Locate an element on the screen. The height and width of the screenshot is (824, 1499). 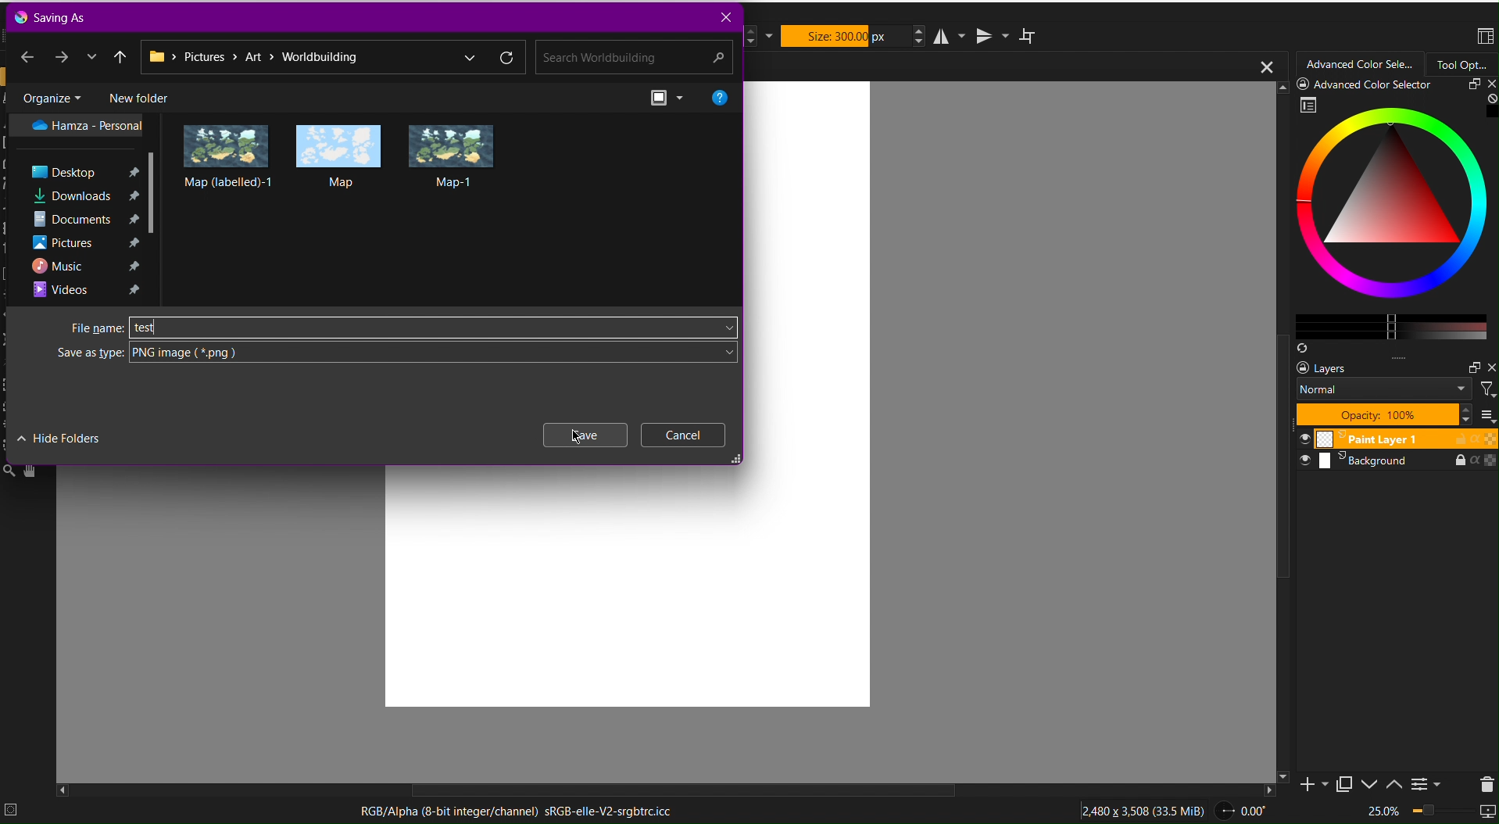
Current Document is located at coordinates (1012, 66).